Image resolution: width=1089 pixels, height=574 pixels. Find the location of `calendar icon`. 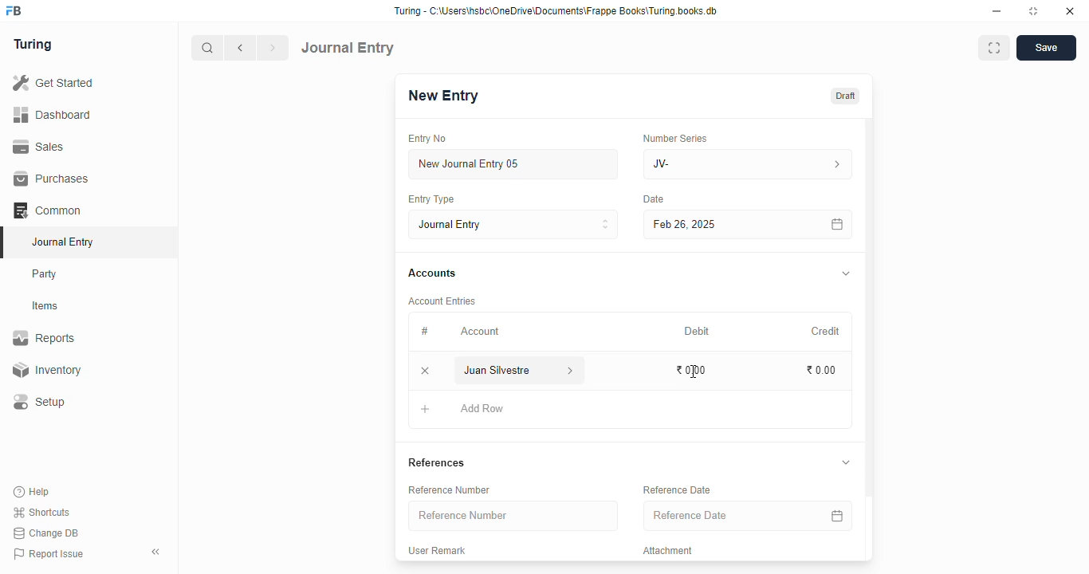

calendar icon is located at coordinates (836, 224).